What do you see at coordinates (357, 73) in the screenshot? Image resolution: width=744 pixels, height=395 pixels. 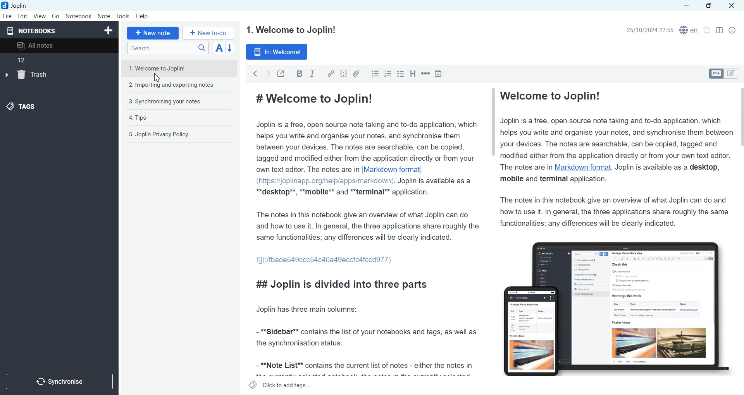 I see `Attach file` at bounding box center [357, 73].